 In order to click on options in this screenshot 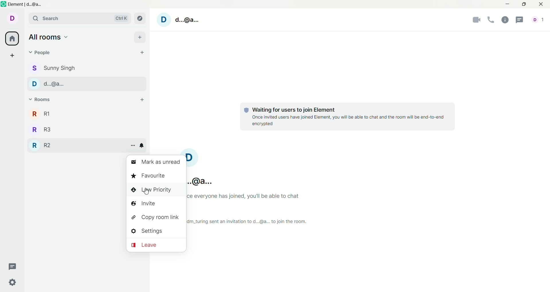, I will do `click(132, 145)`.